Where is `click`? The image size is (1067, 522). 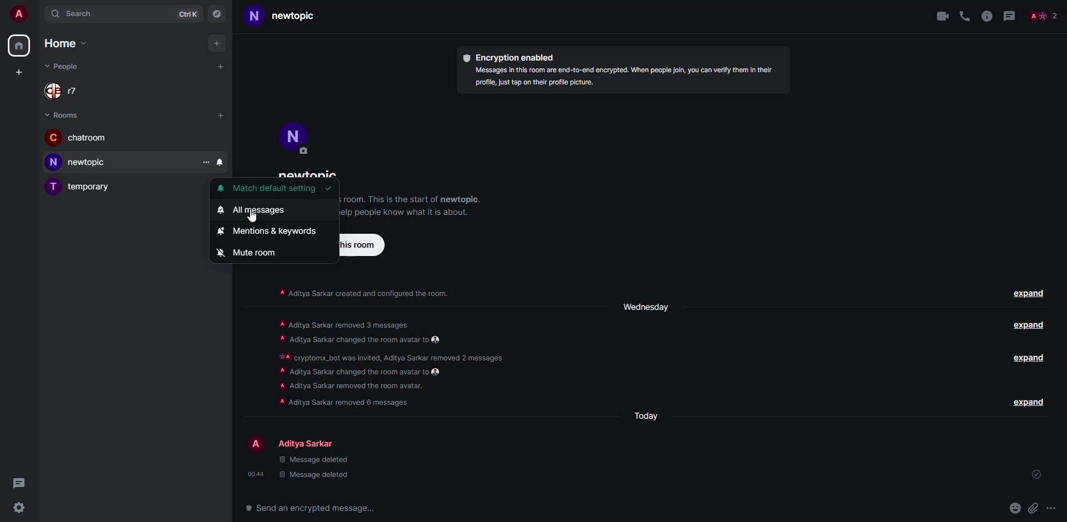
click is located at coordinates (220, 161).